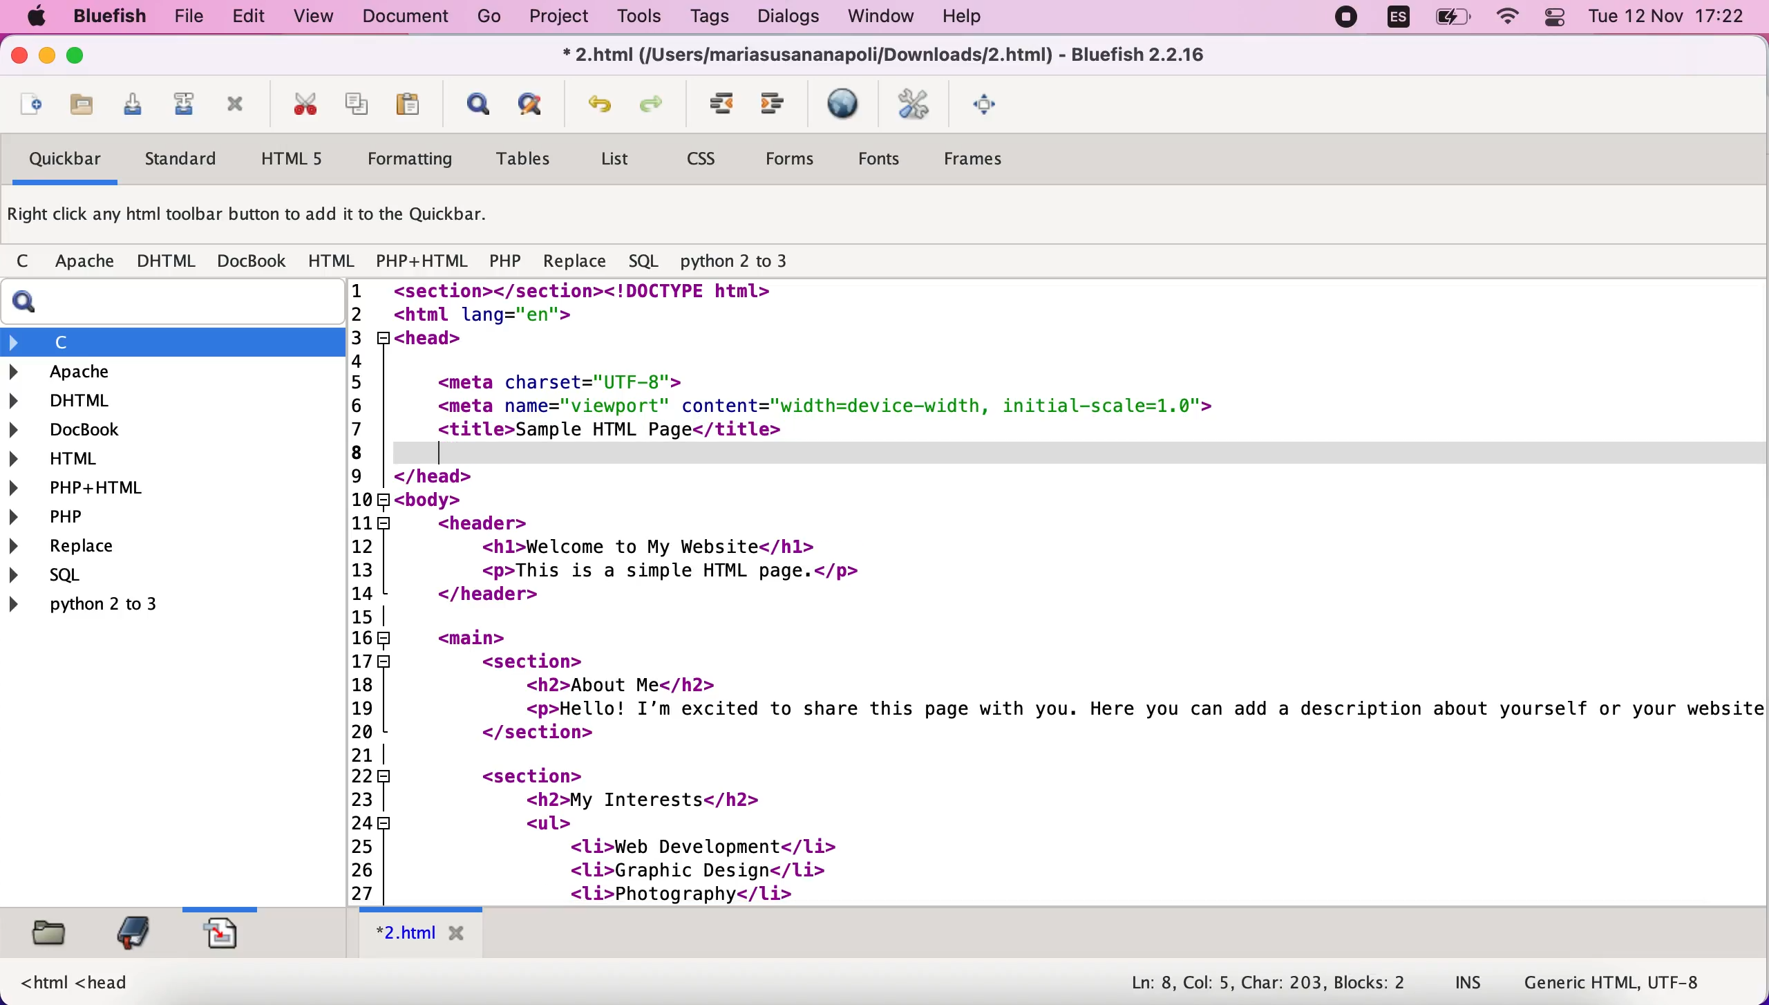  Describe the element at coordinates (18, 55) in the screenshot. I see `close` at that location.